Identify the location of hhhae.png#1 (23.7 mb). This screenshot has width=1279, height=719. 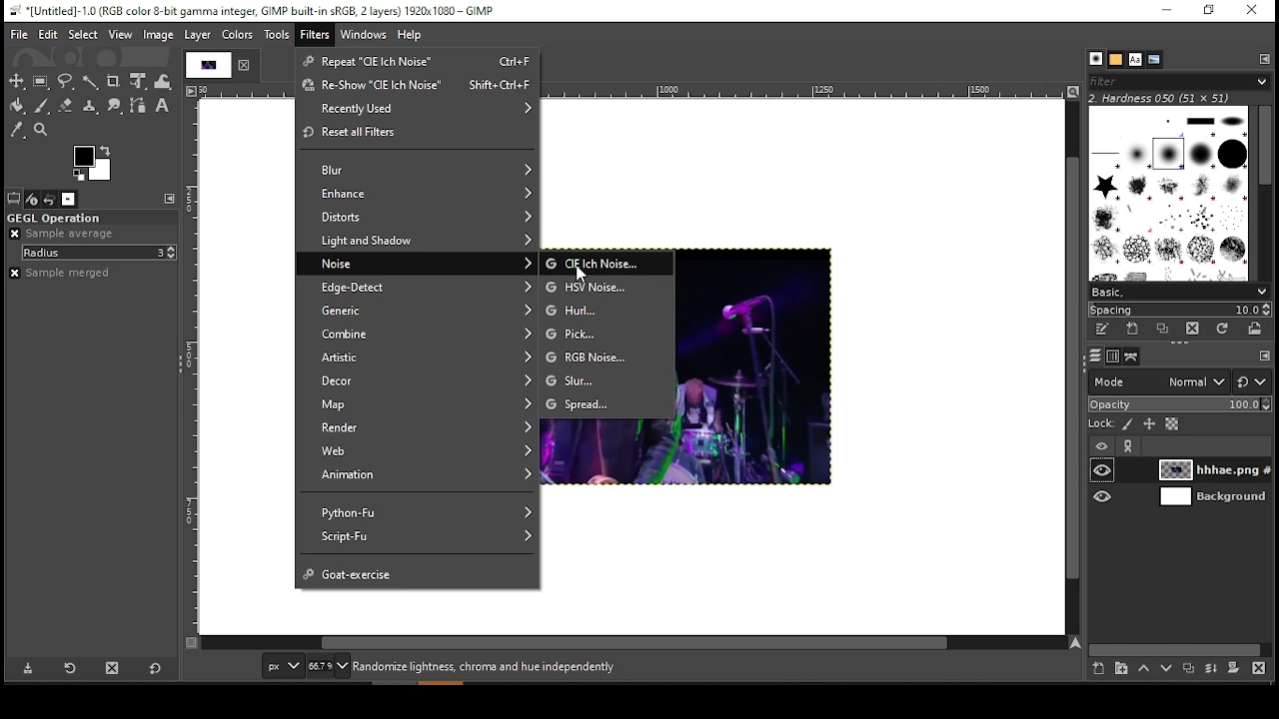
(487, 666).